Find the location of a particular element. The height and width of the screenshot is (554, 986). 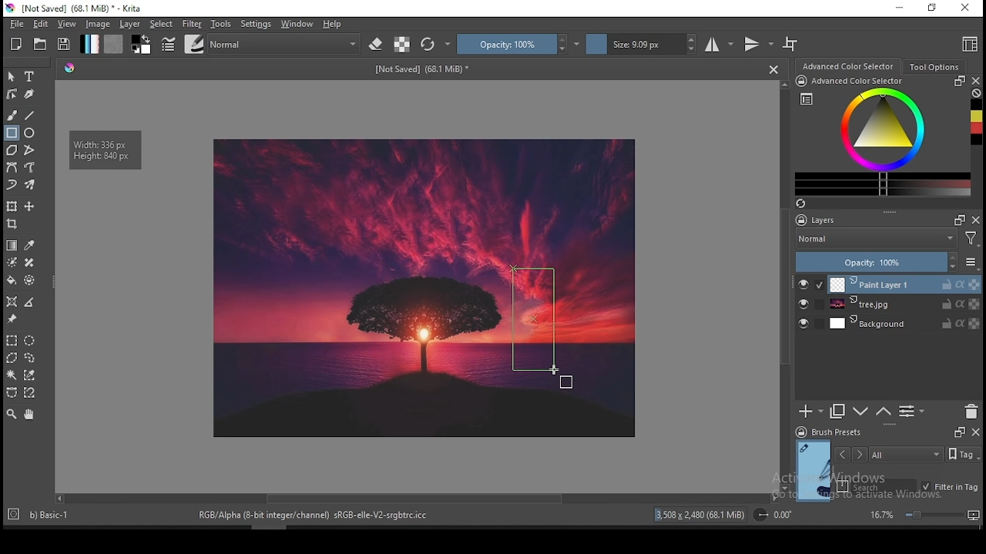

opacity is located at coordinates (518, 44).